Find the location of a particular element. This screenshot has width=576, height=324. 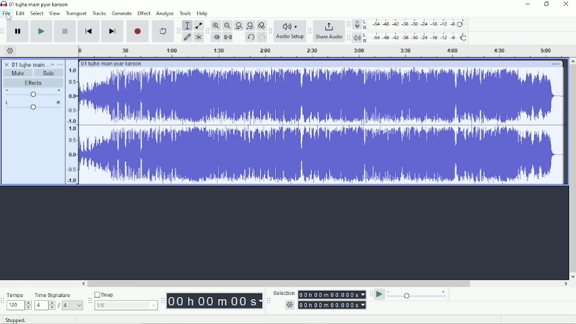

Audacity audio setup toolbar is located at coordinates (270, 31).